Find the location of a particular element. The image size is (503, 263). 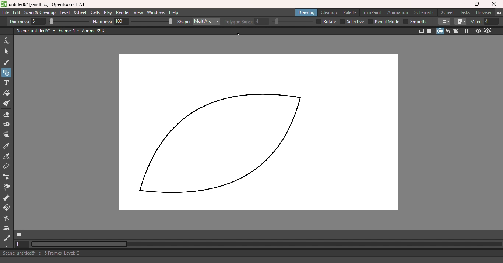

Brush tool is located at coordinates (7, 62).